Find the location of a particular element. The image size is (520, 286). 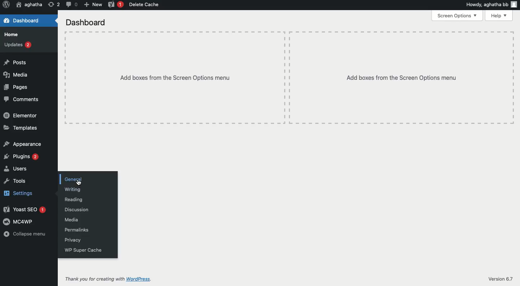

Comment is located at coordinates (70, 4).